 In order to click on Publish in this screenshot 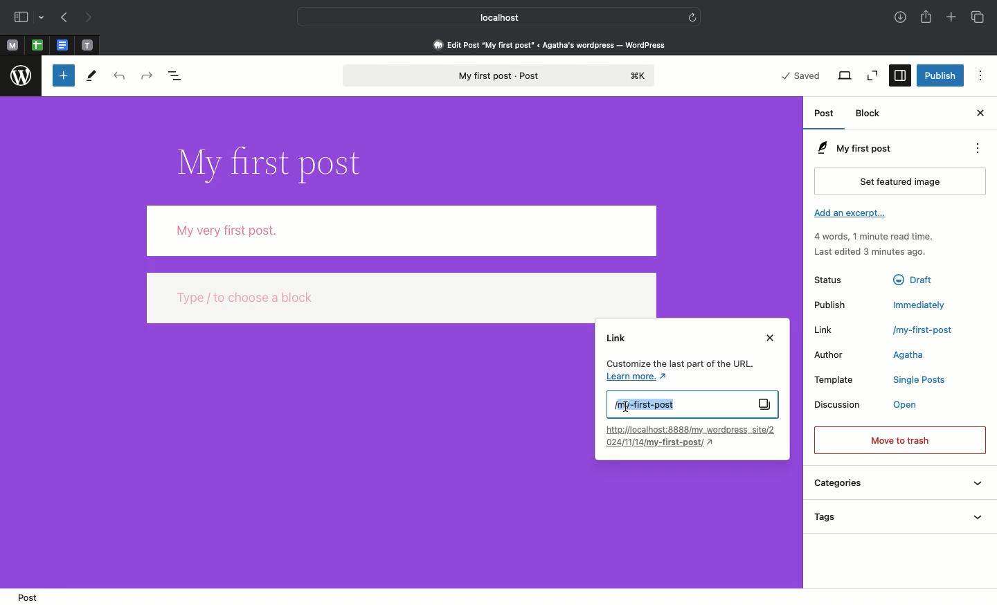, I will do `click(940, 75)`.